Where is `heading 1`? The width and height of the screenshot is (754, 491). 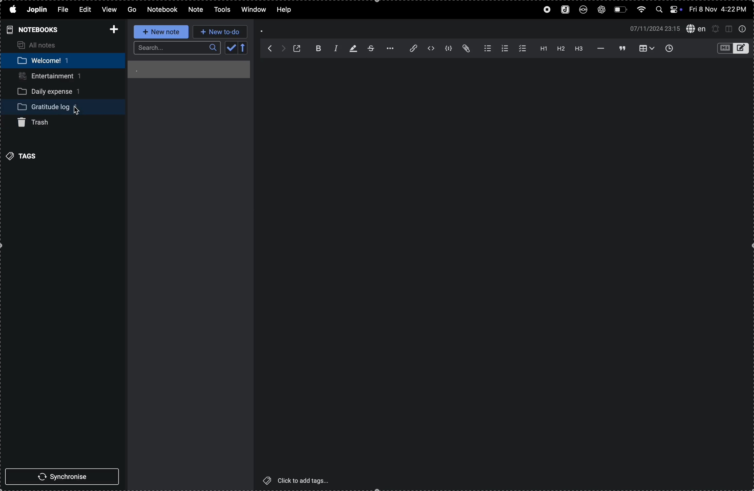
heading 1 is located at coordinates (542, 48).